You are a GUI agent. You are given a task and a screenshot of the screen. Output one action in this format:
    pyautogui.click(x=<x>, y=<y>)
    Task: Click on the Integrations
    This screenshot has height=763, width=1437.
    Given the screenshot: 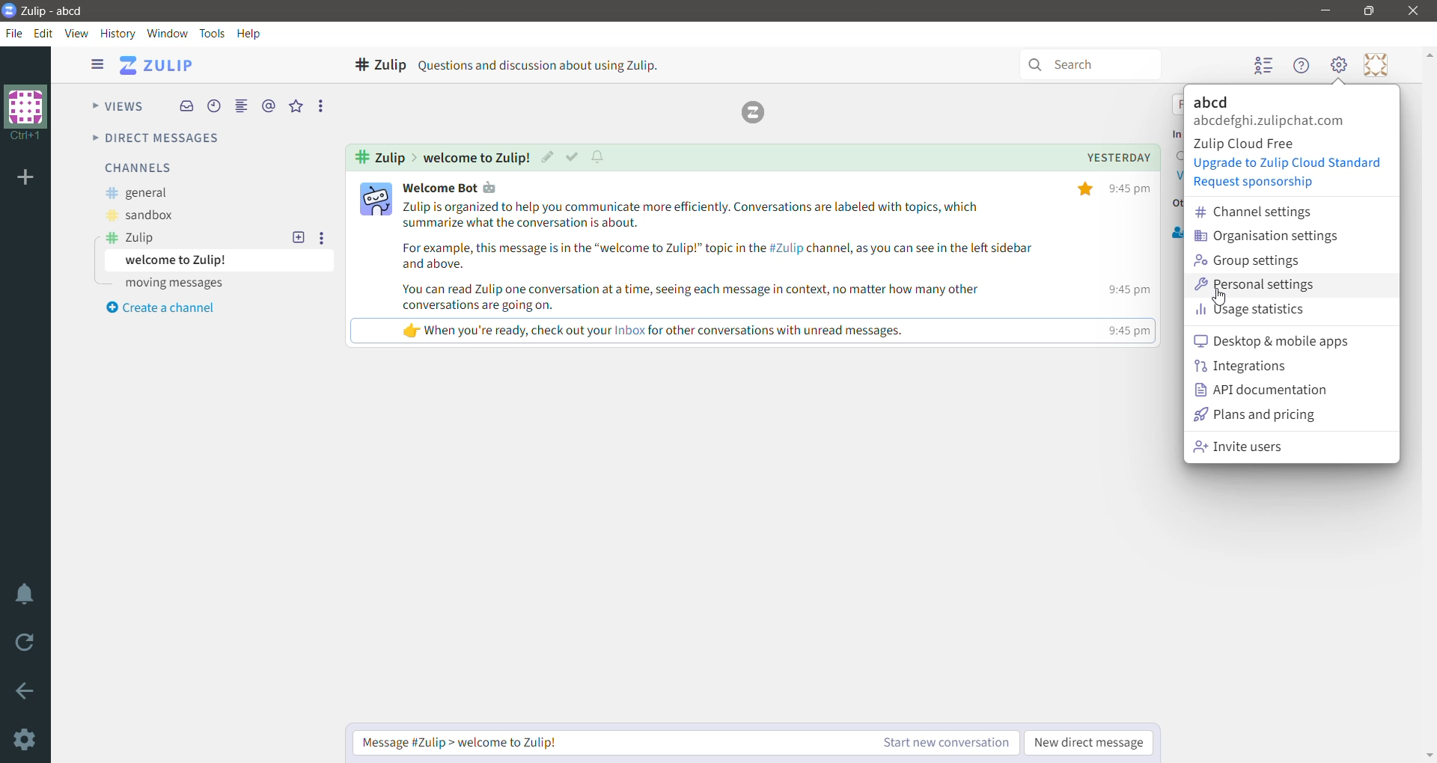 What is the action you would take?
    pyautogui.click(x=1245, y=367)
    